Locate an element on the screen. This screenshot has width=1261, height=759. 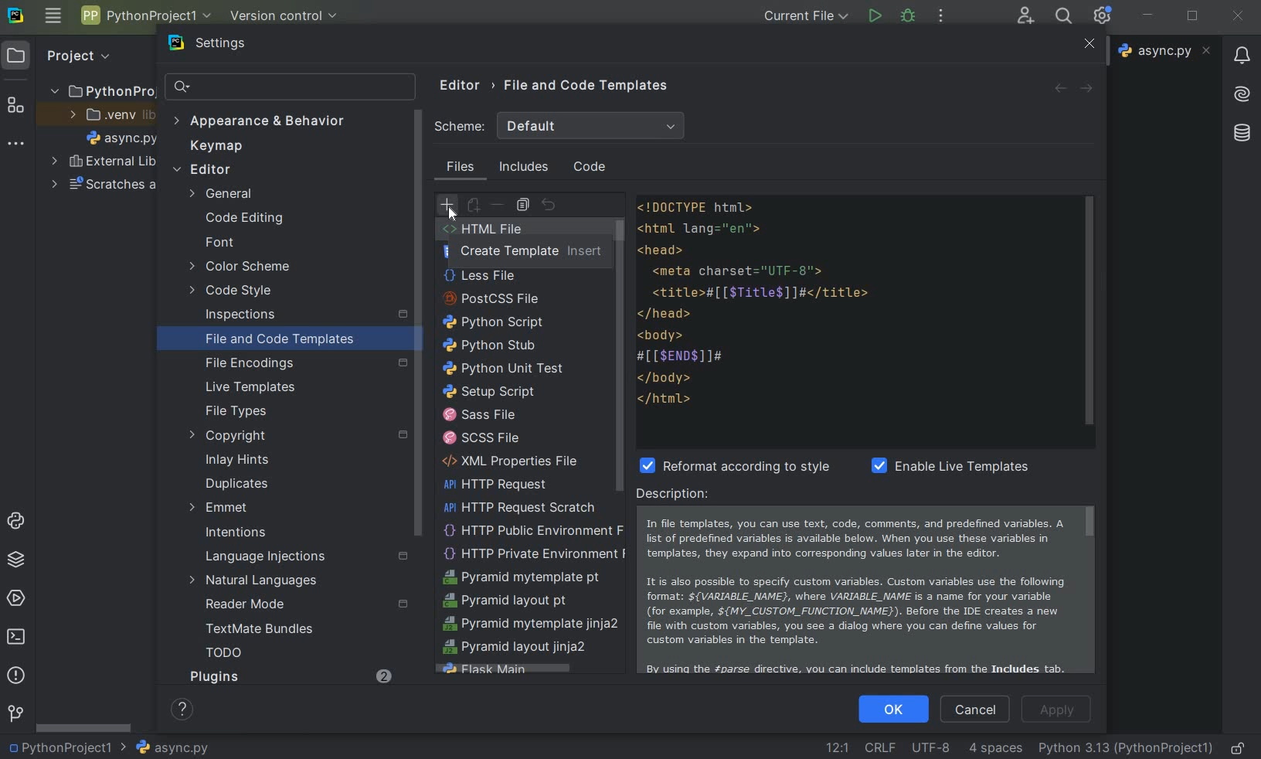
services is located at coordinates (17, 597).